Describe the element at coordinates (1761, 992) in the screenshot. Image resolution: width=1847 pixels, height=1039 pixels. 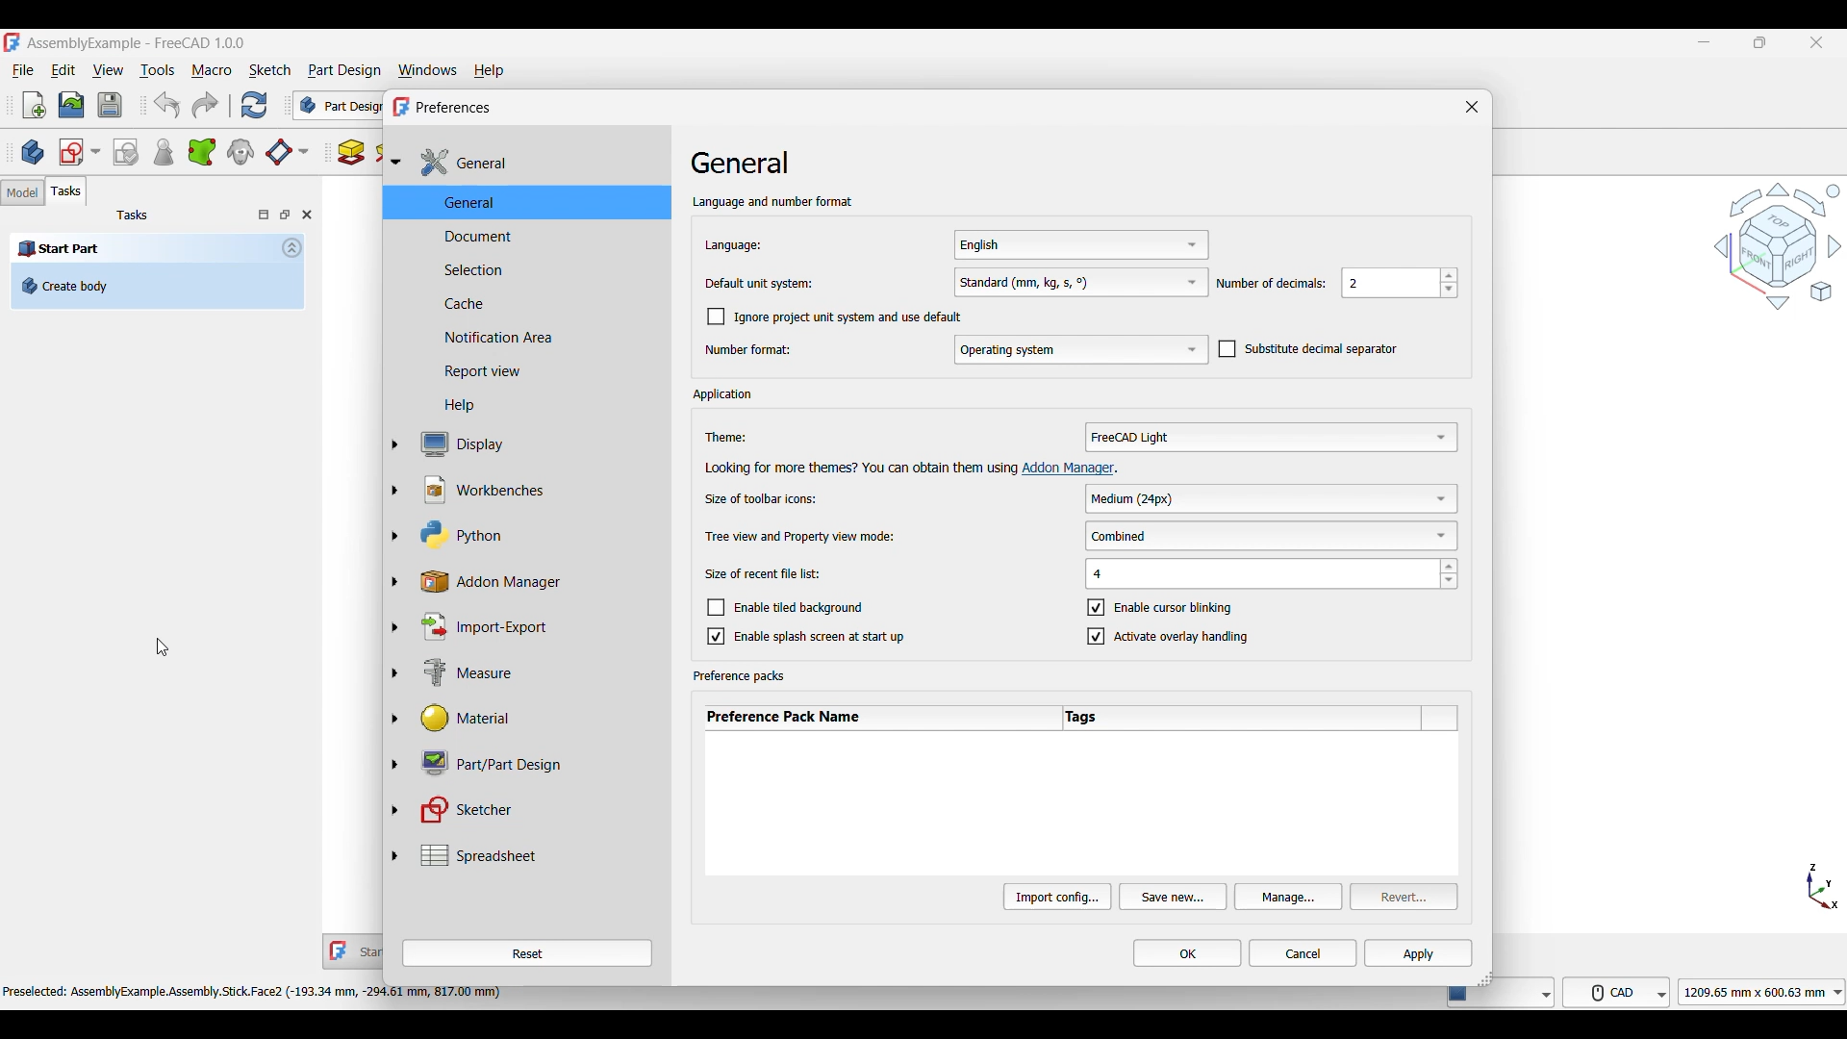
I see `1209.65 mm x 600.63 mm` at that location.